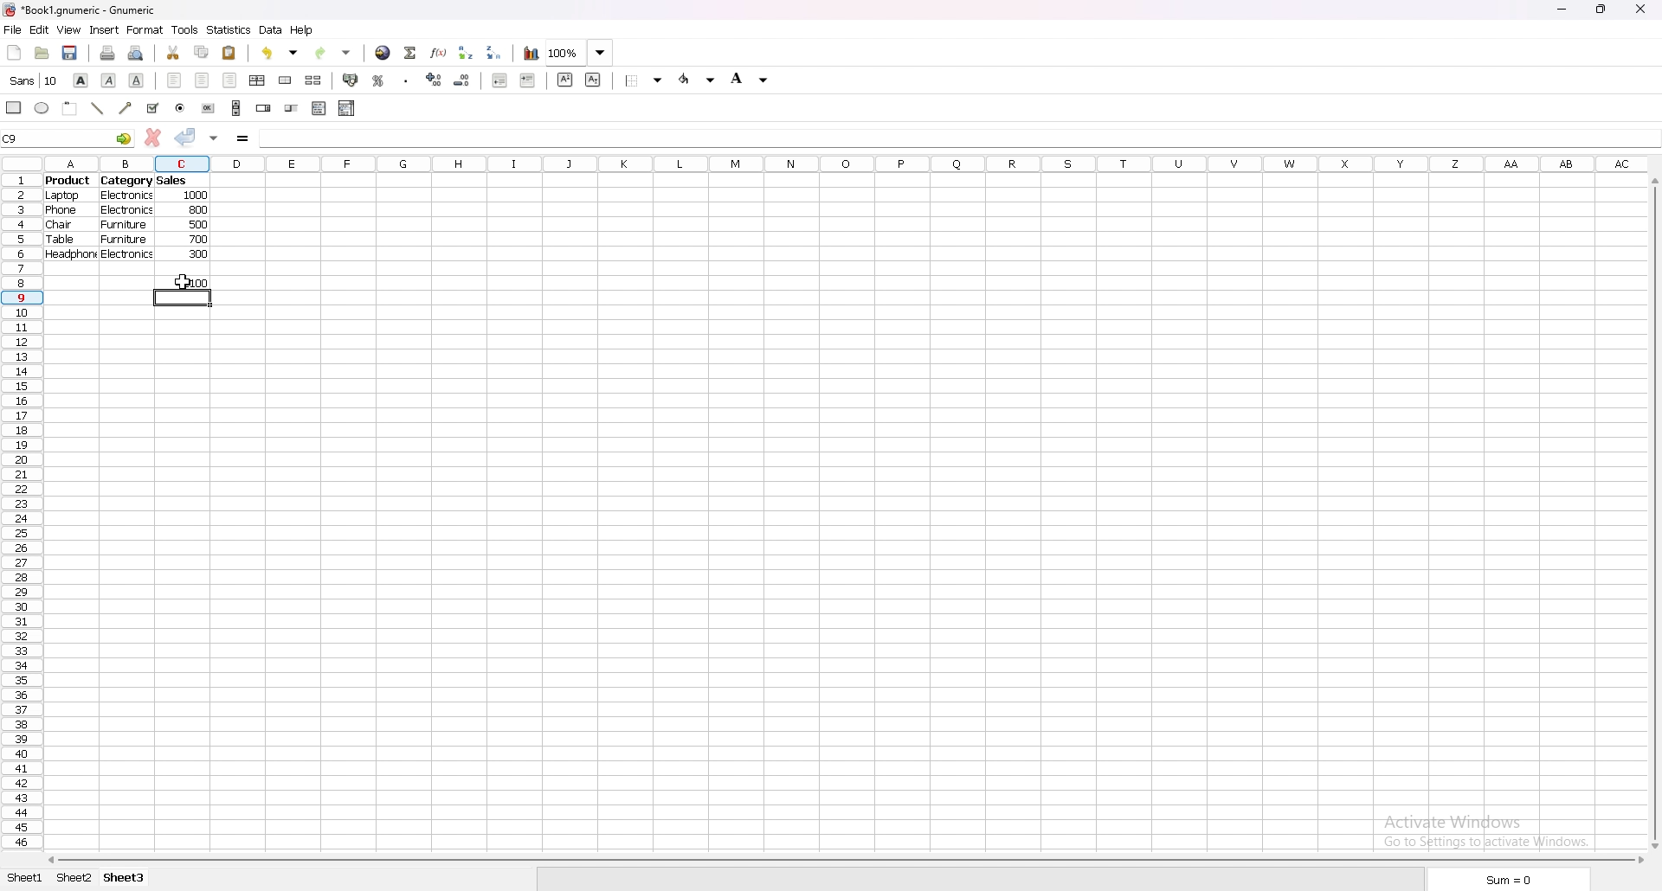  I want to click on minimize, so click(1562, 10).